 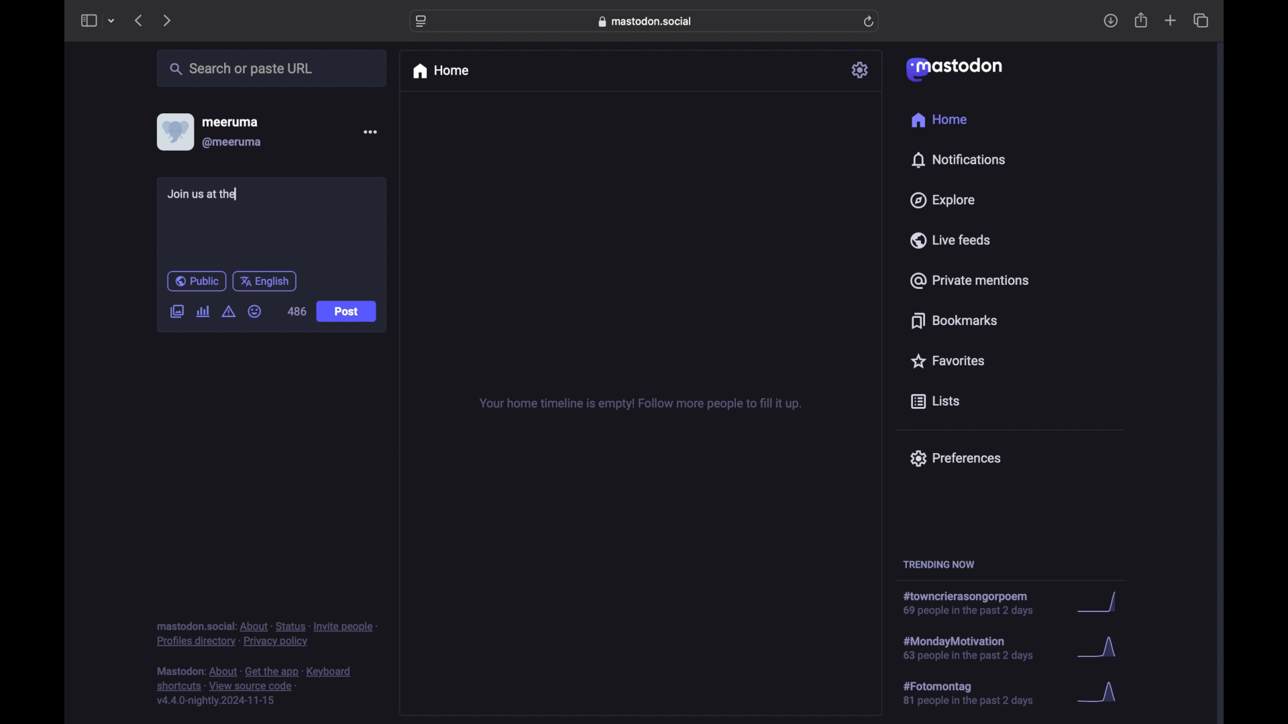 I want to click on 486, so click(x=297, y=312).